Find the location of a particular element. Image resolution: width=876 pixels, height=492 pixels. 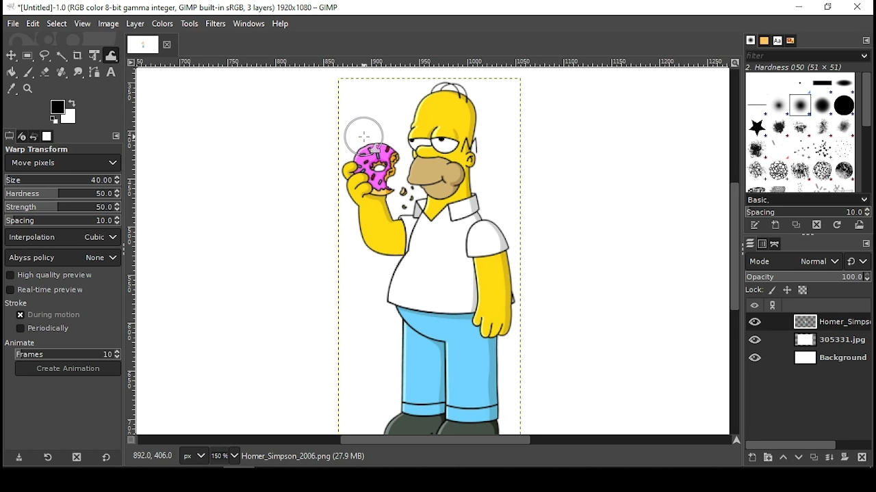

abyss policy is located at coordinates (63, 257).